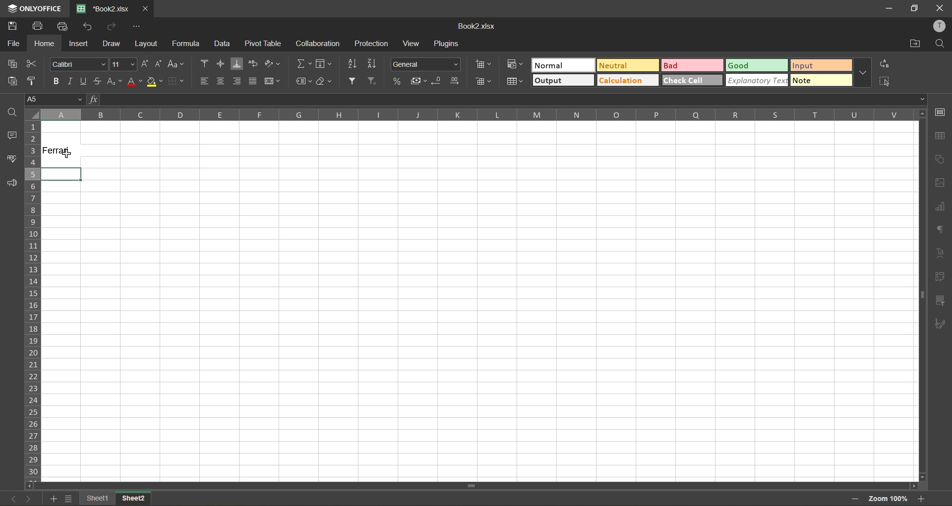 The width and height of the screenshot is (952, 506). What do you see at coordinates (88, 27) in the screenshot?
I see `undo` at bounding box center [88, 27].